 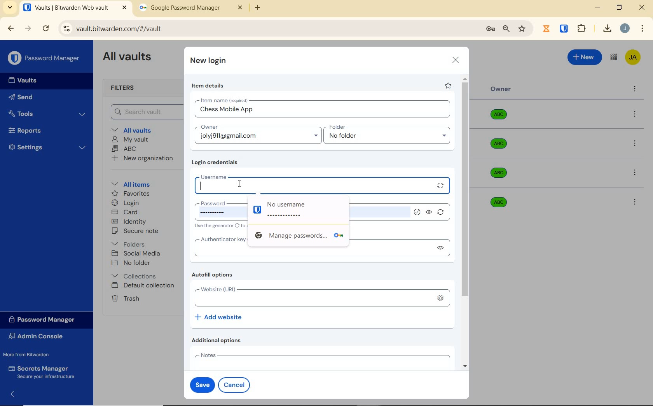 I want to click on close, so click(x=643, y=7).